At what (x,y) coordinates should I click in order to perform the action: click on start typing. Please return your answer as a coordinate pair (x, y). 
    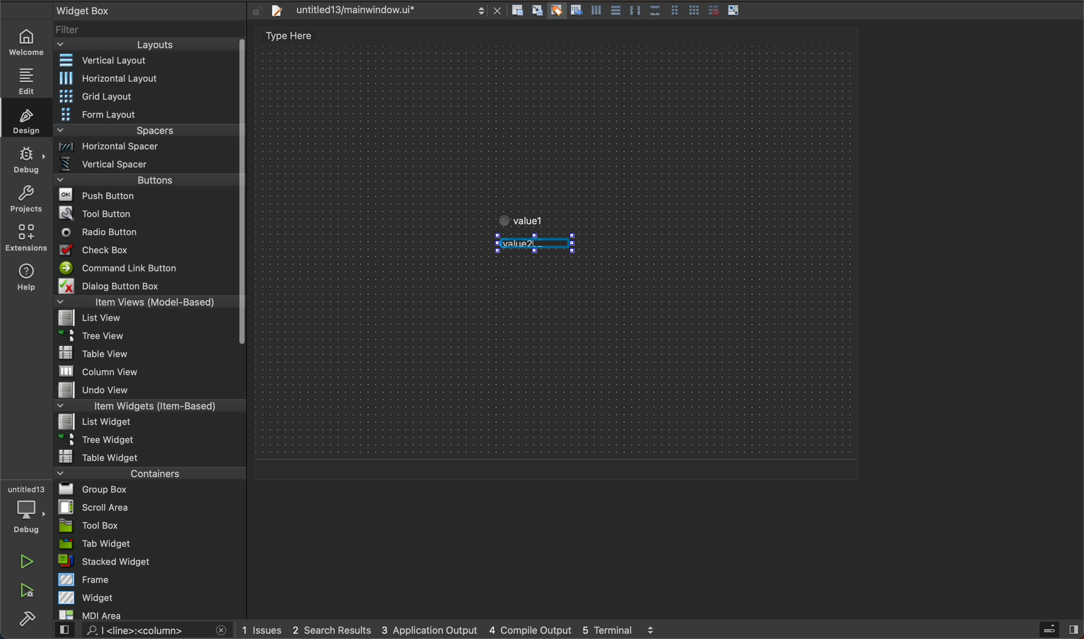
    Looking at the image, I should click on (533, 216).